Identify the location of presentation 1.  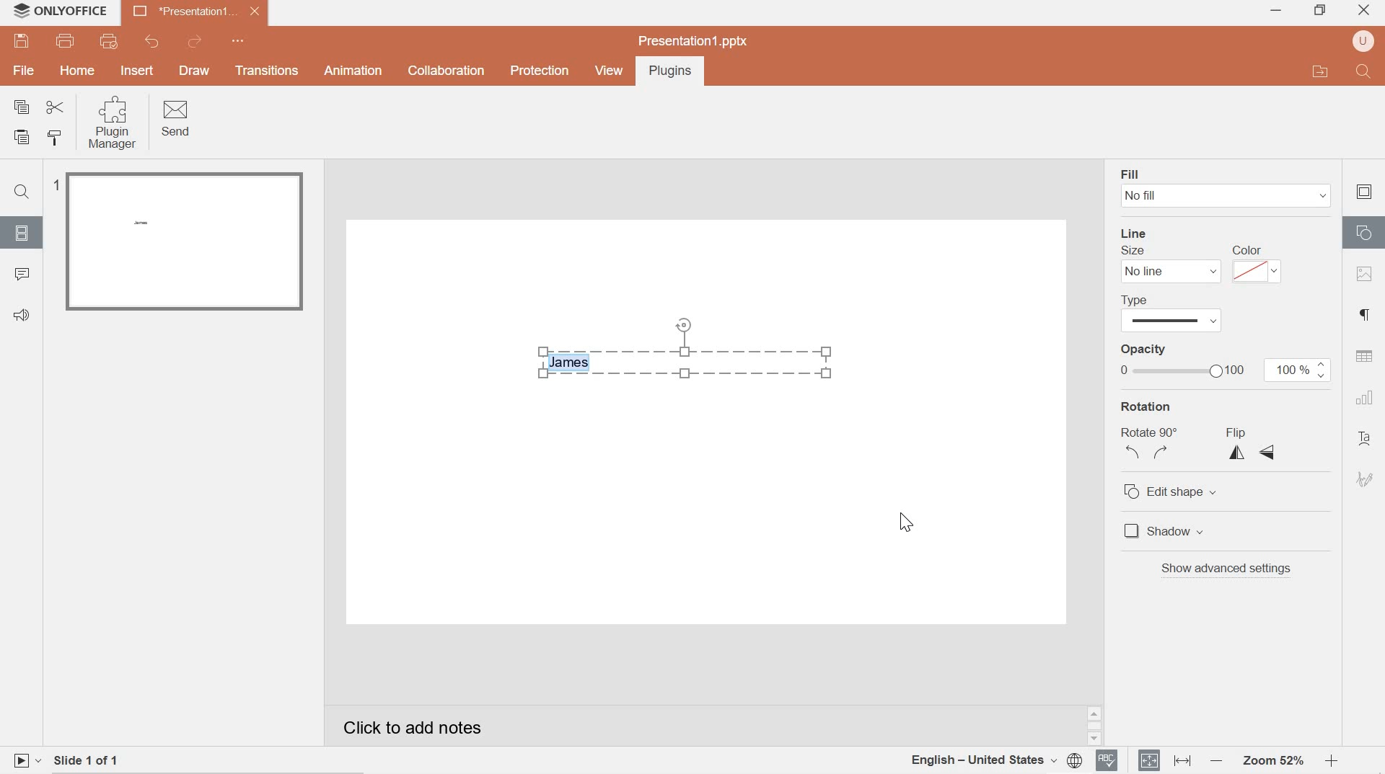
(196, 12).